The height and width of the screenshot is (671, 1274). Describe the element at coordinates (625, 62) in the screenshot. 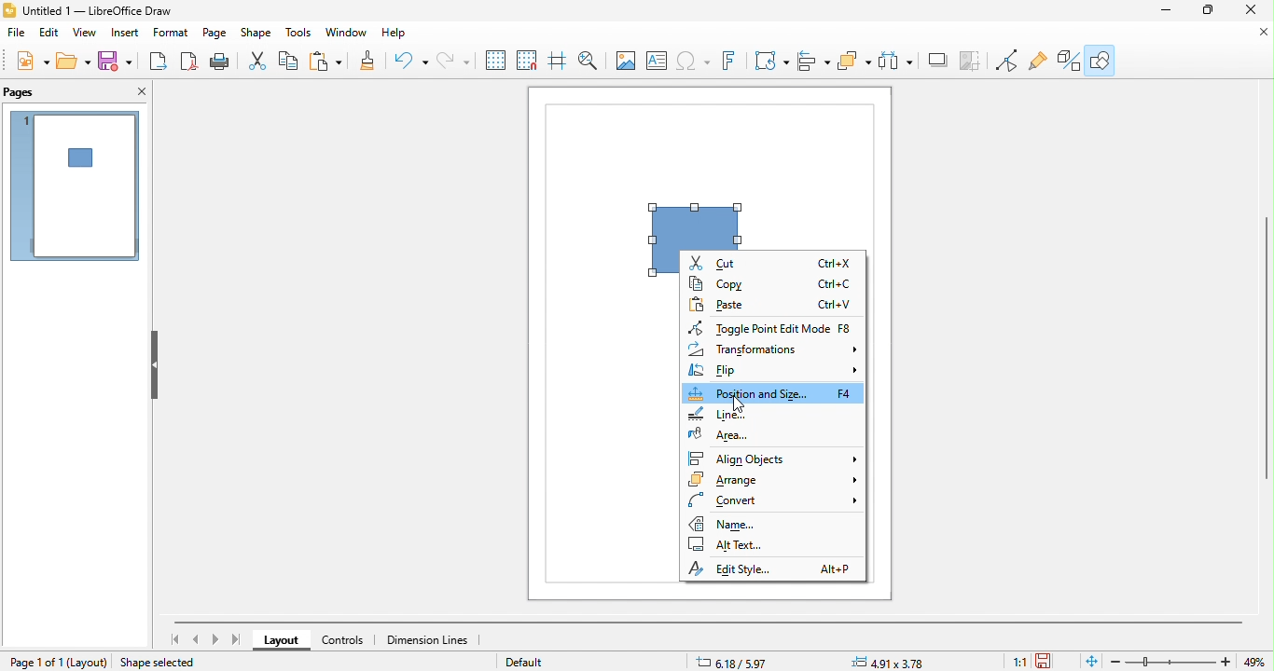

I see `image` at that location.